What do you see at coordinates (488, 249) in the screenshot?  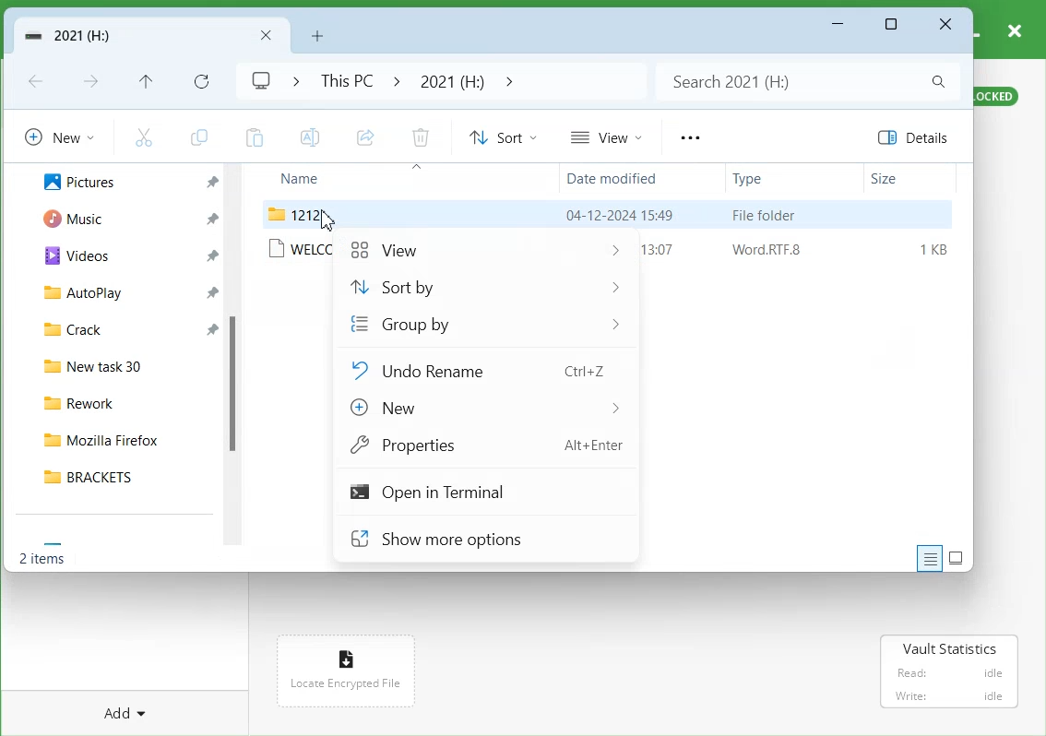 I see `View` at bounding box center [488, 249].